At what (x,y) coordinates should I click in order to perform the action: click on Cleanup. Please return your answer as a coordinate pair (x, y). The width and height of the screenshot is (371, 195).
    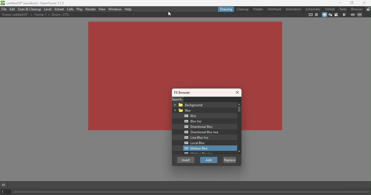
    Looking at the image, I should click on (242, 9).